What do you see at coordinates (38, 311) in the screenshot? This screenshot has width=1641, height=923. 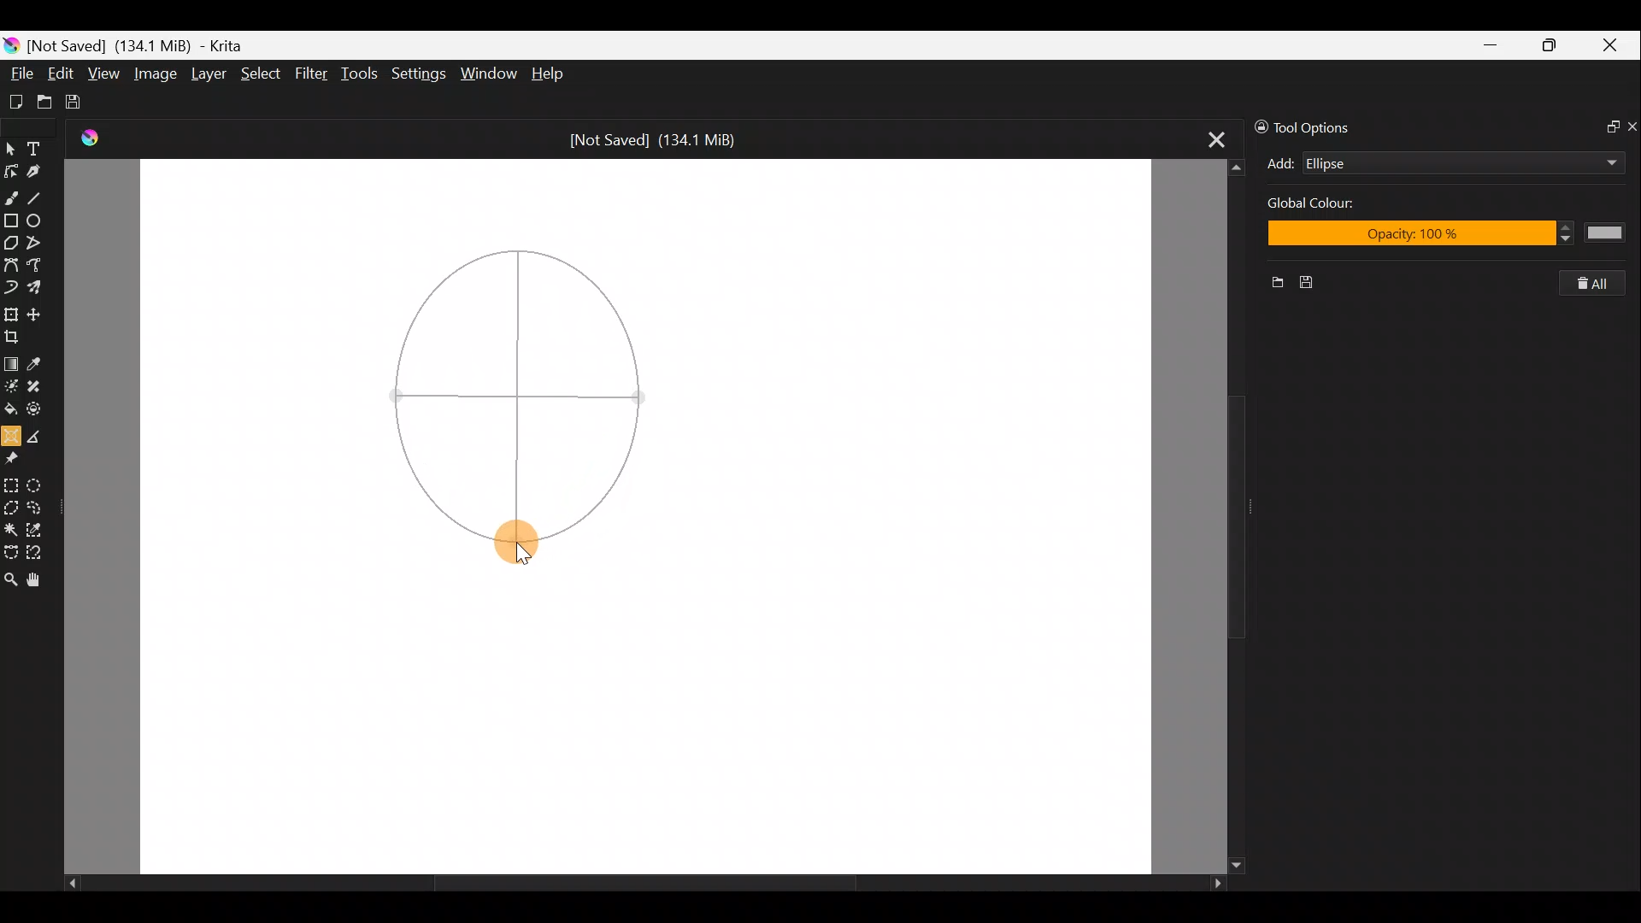 I see `Move a layer` at bounding box center [38, 311].